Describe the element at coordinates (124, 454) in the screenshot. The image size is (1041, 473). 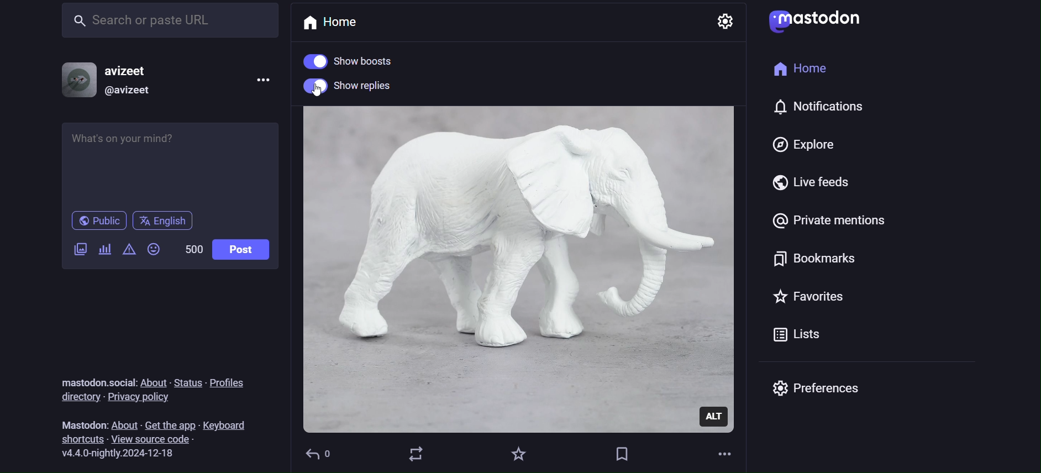
I see `version` at that location.